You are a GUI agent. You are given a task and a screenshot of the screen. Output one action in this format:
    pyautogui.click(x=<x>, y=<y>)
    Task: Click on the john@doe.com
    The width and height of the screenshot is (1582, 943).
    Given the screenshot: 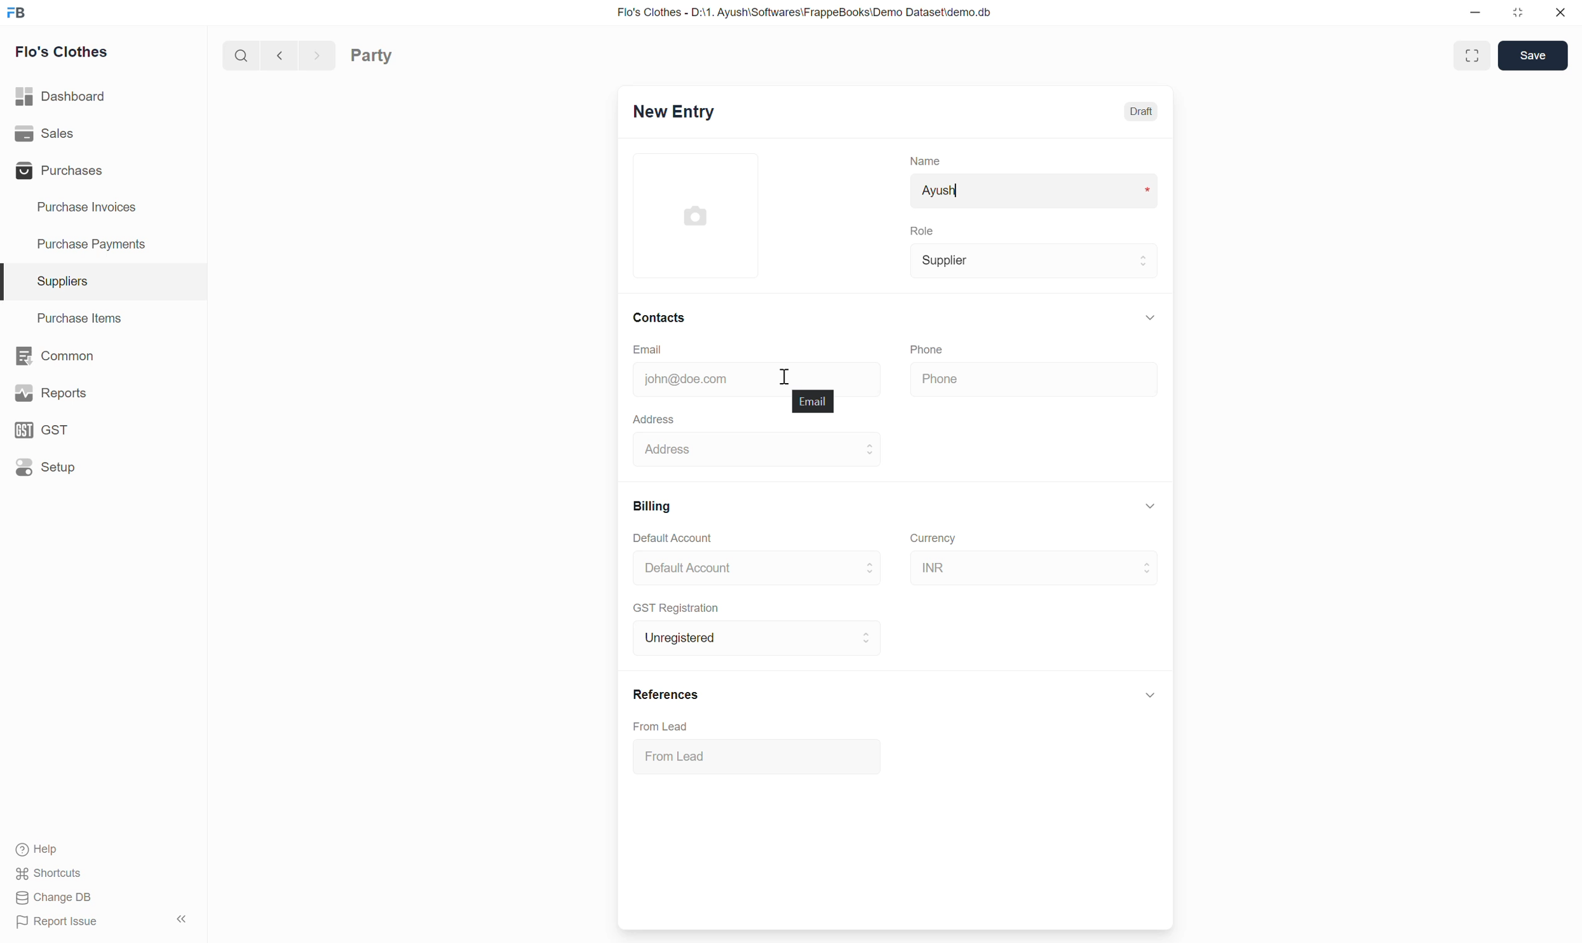 What is the action you would take?
    pyautogui.click(x=704, y=379)
    